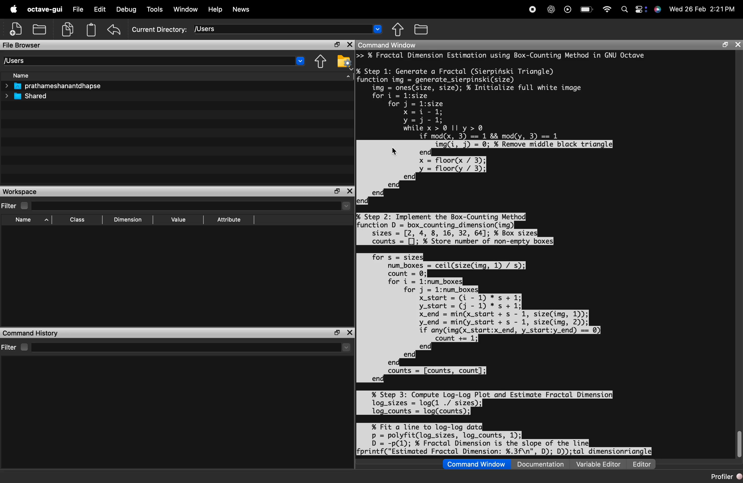 The height and width of the screenshot is (483, 743). What do you see at coordinates (51, 85) in the screenshot?
I see `prathameshanantdhapse` at bounding box center [51, 85].